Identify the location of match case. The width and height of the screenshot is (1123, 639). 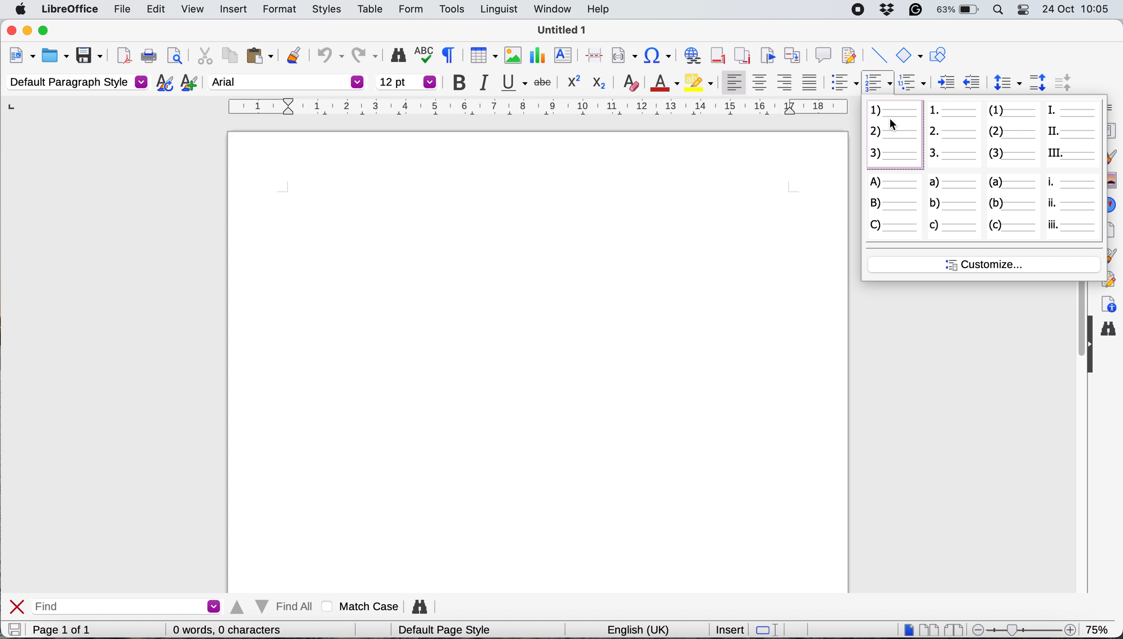
(362, 606).